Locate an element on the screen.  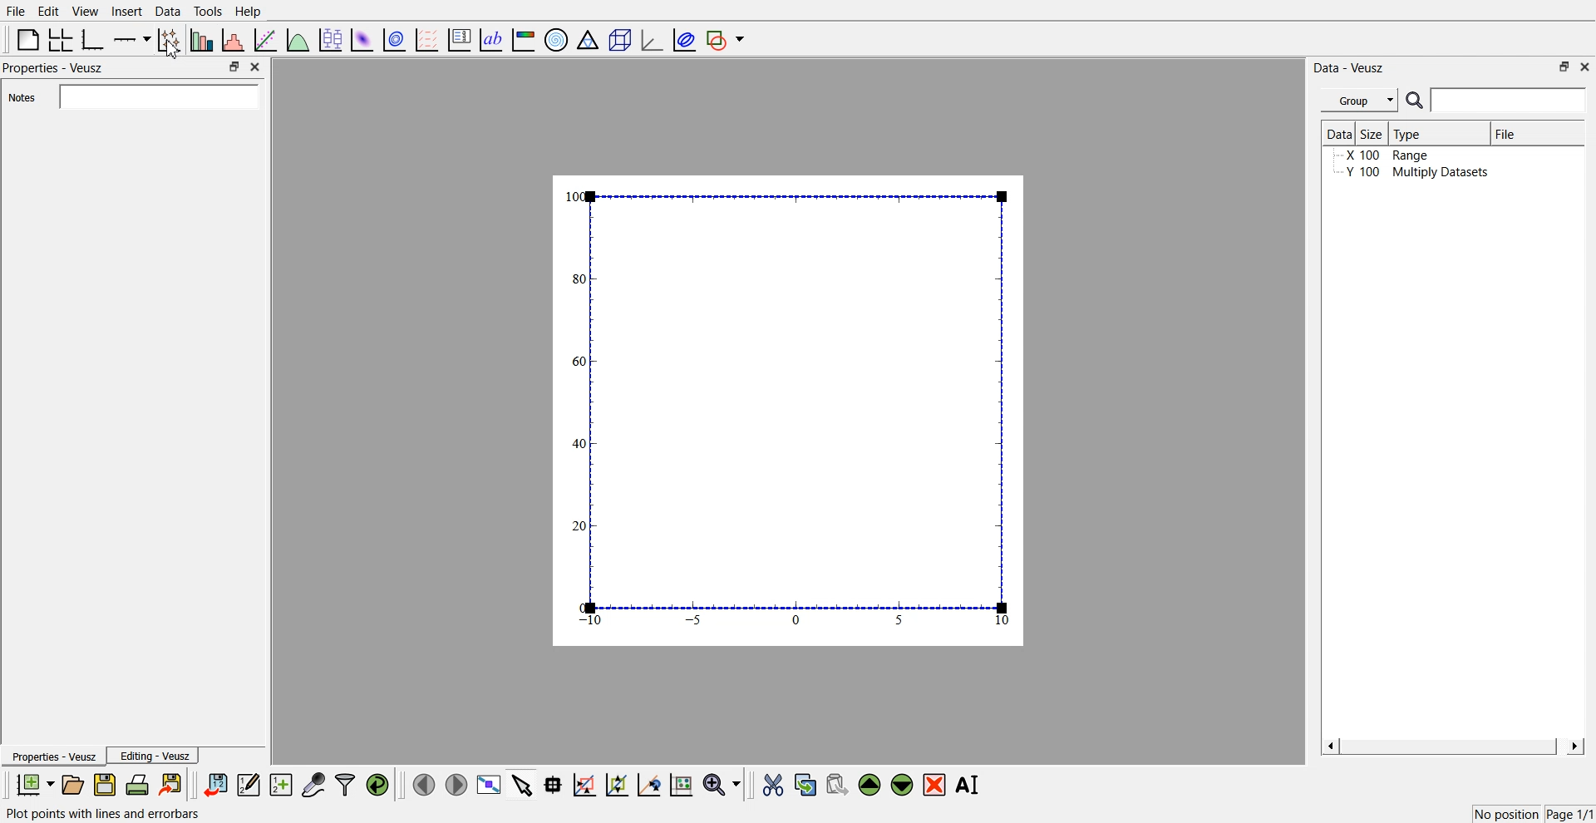
fit a function is located at coordinates (267, 38).